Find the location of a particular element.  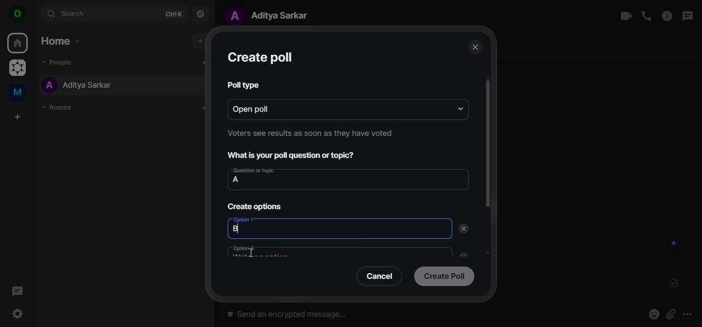

Option 1 is located at coordinates (245, 219).